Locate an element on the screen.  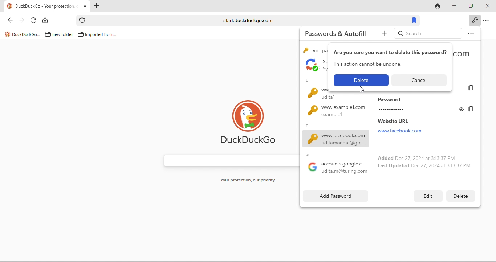
track tab is located at coordinates (438, 7).